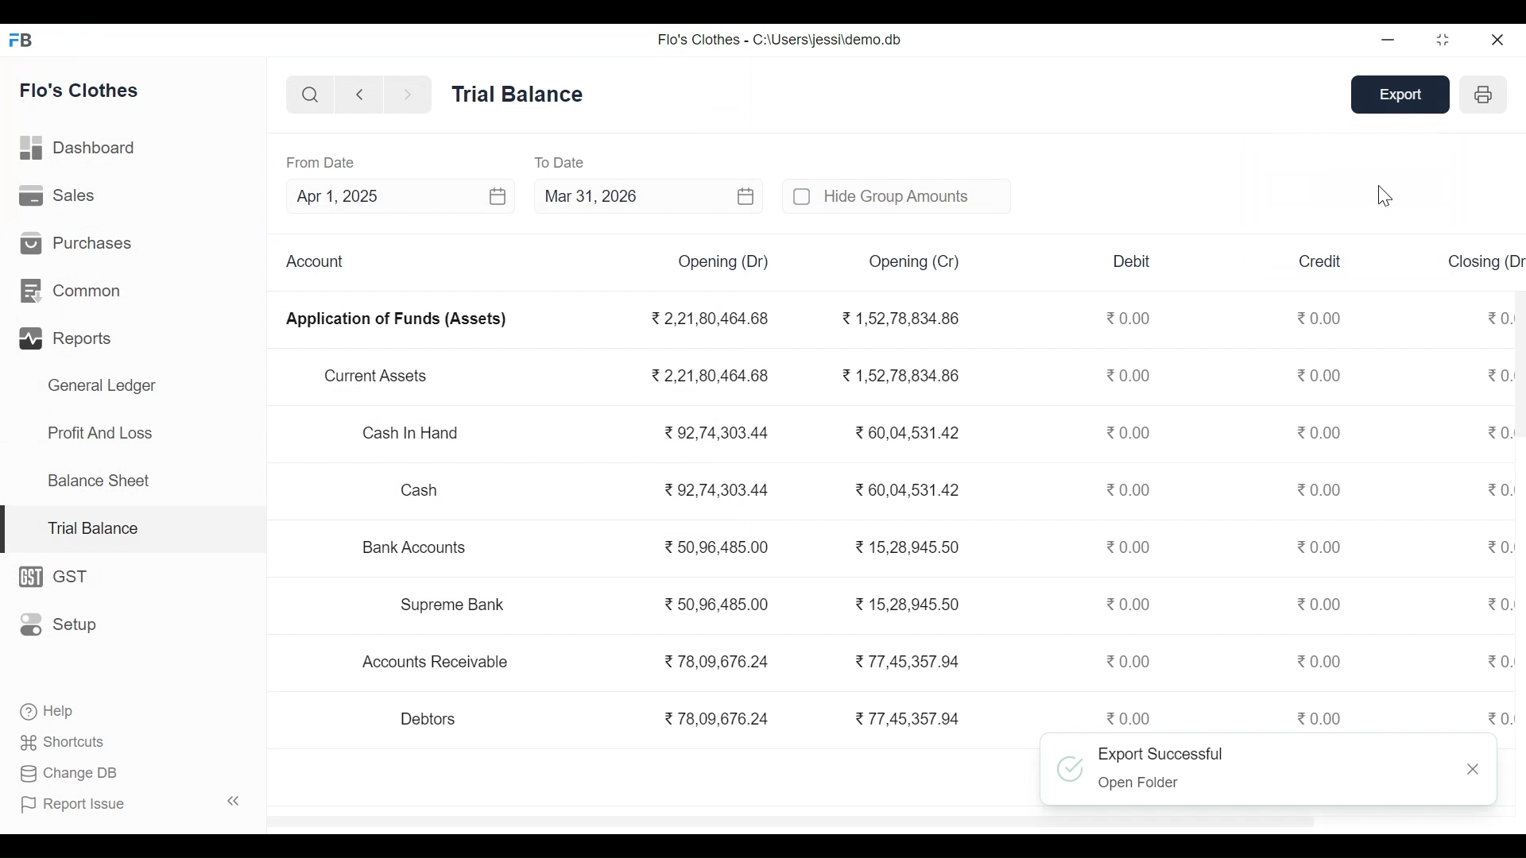 The width and height of the screenshot is (1526, 858). What do you see at coordinates (77, 243) in the screenshot?
I see `Purchases` at bounding box center [77, 243].